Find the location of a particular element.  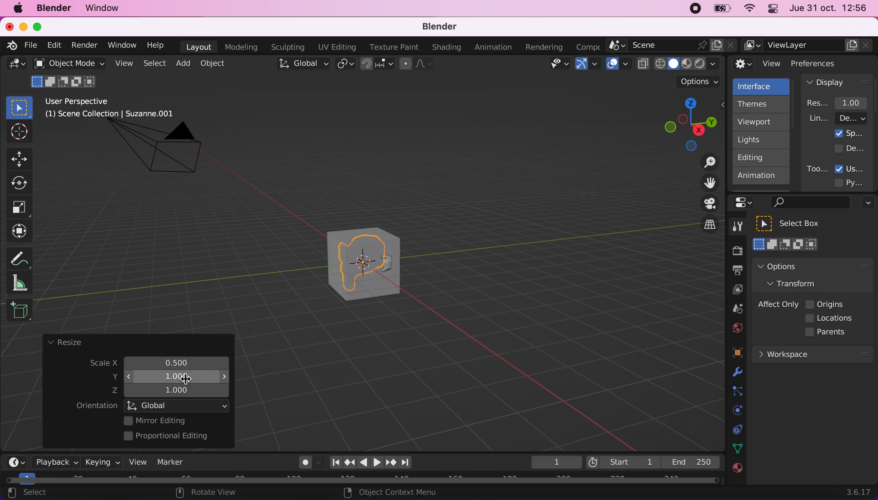

view is located at coordinates (122, 64).